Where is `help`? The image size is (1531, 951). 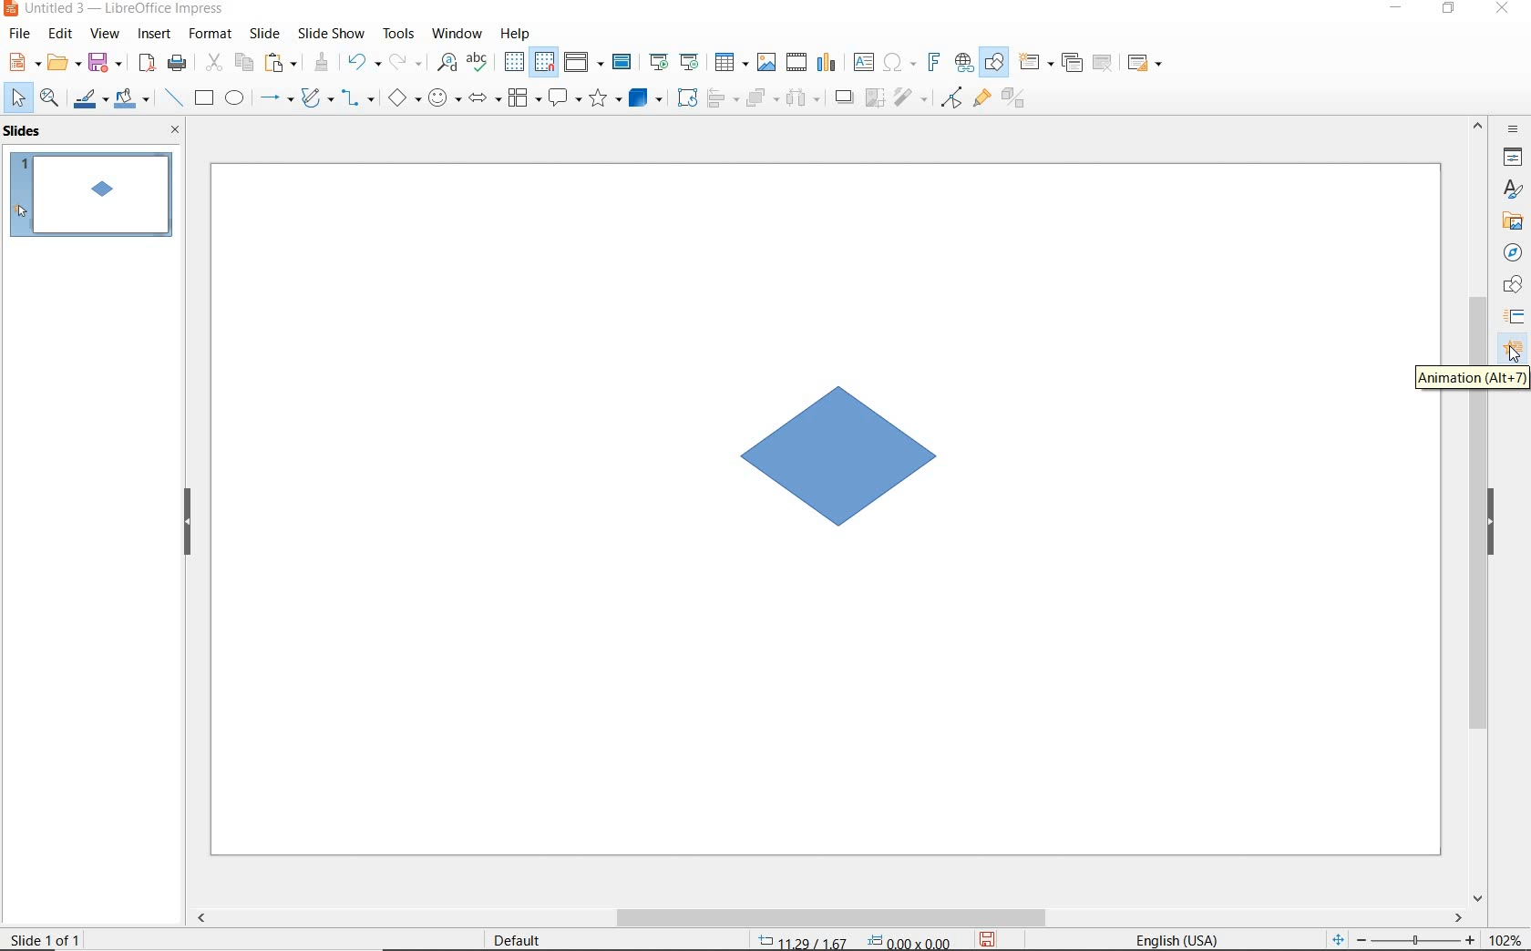
help is located at coordinates (517, 34).